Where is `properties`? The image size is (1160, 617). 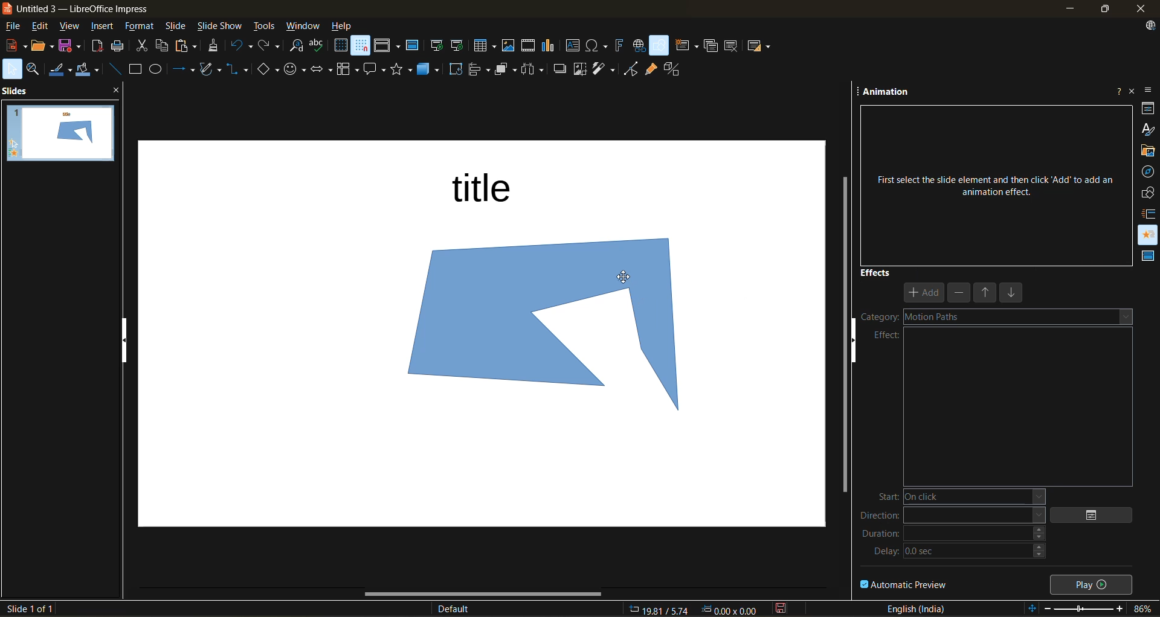
properties is located at coordinates (1147, 107).